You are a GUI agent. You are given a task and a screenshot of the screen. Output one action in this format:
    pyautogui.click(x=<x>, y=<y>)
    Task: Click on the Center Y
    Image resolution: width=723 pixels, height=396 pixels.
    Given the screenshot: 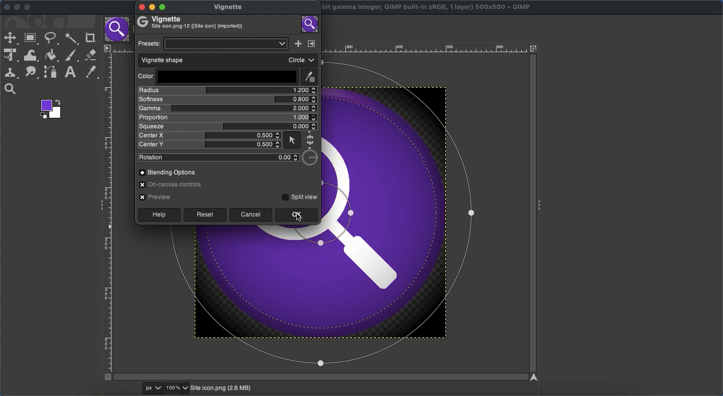 What is the action you would take?
    pyautogui.click(x=209, y=144)
    